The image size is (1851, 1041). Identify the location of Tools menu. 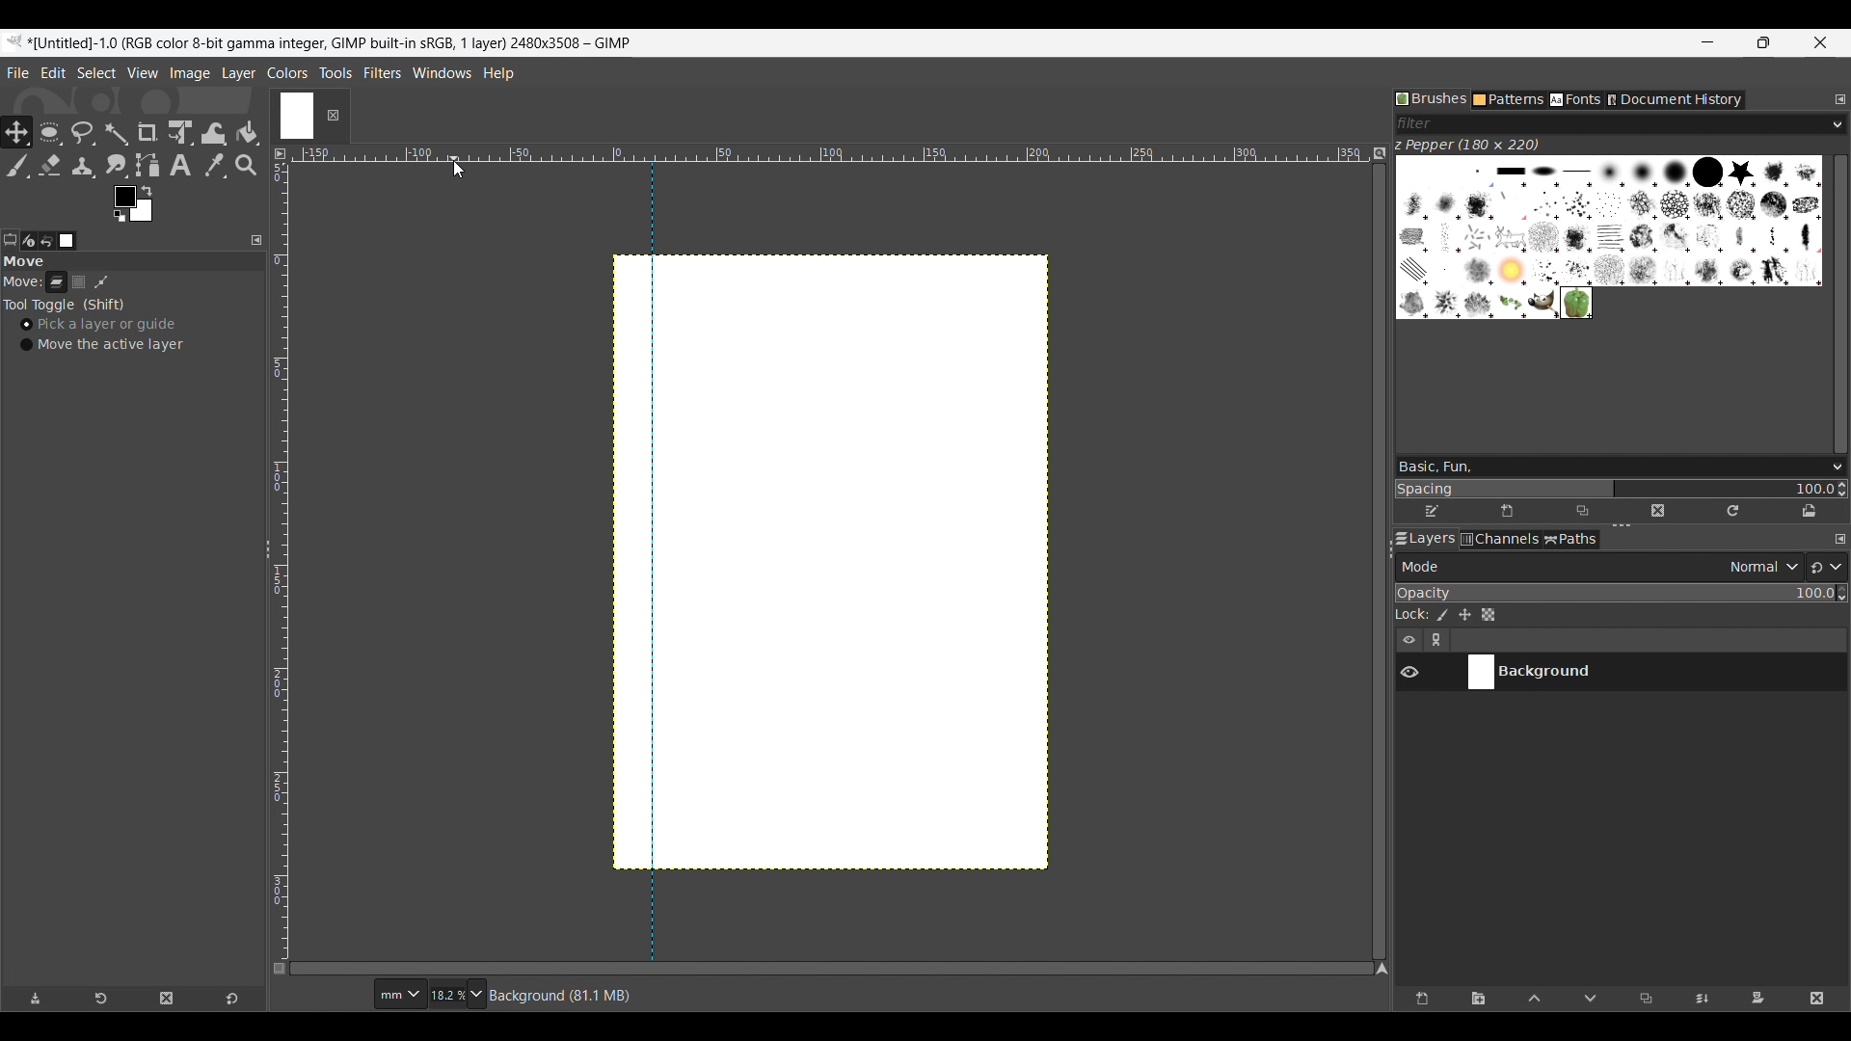
(335, 72).